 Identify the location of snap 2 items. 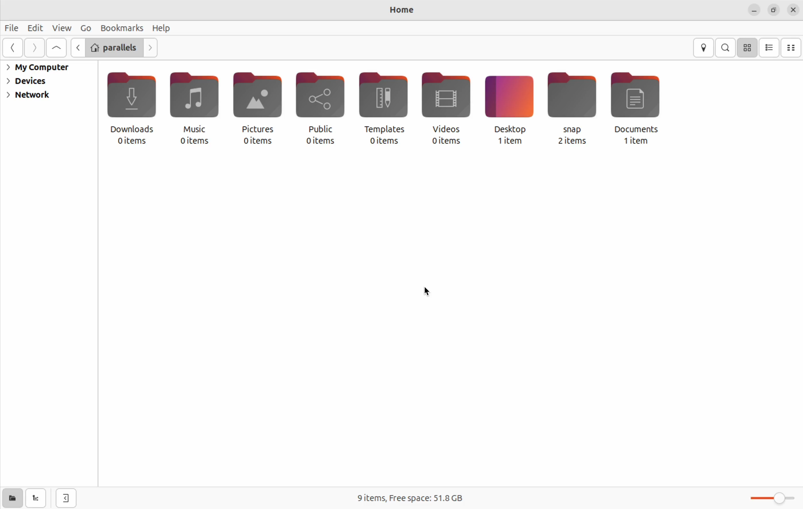
(571, 111).